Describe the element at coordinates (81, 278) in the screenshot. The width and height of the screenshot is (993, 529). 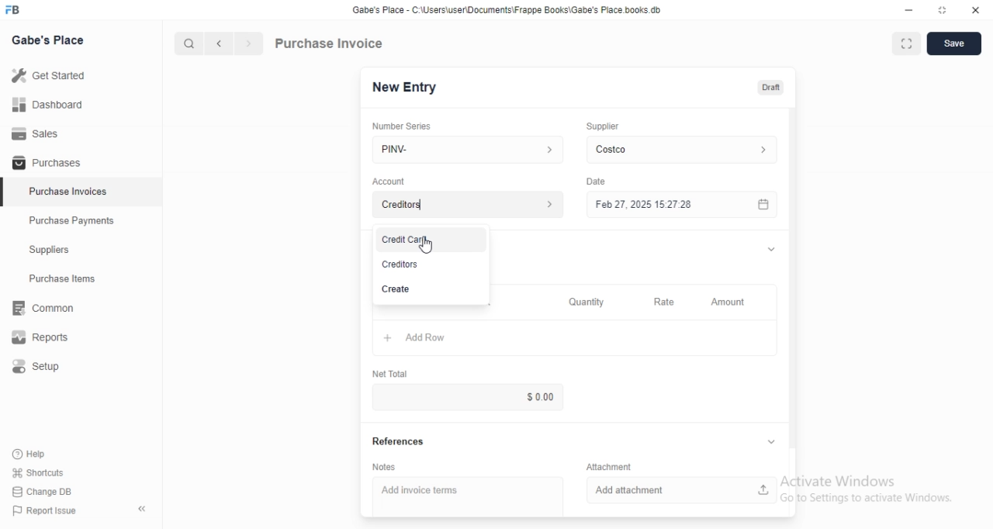
I see `Purchase Items` at that location.